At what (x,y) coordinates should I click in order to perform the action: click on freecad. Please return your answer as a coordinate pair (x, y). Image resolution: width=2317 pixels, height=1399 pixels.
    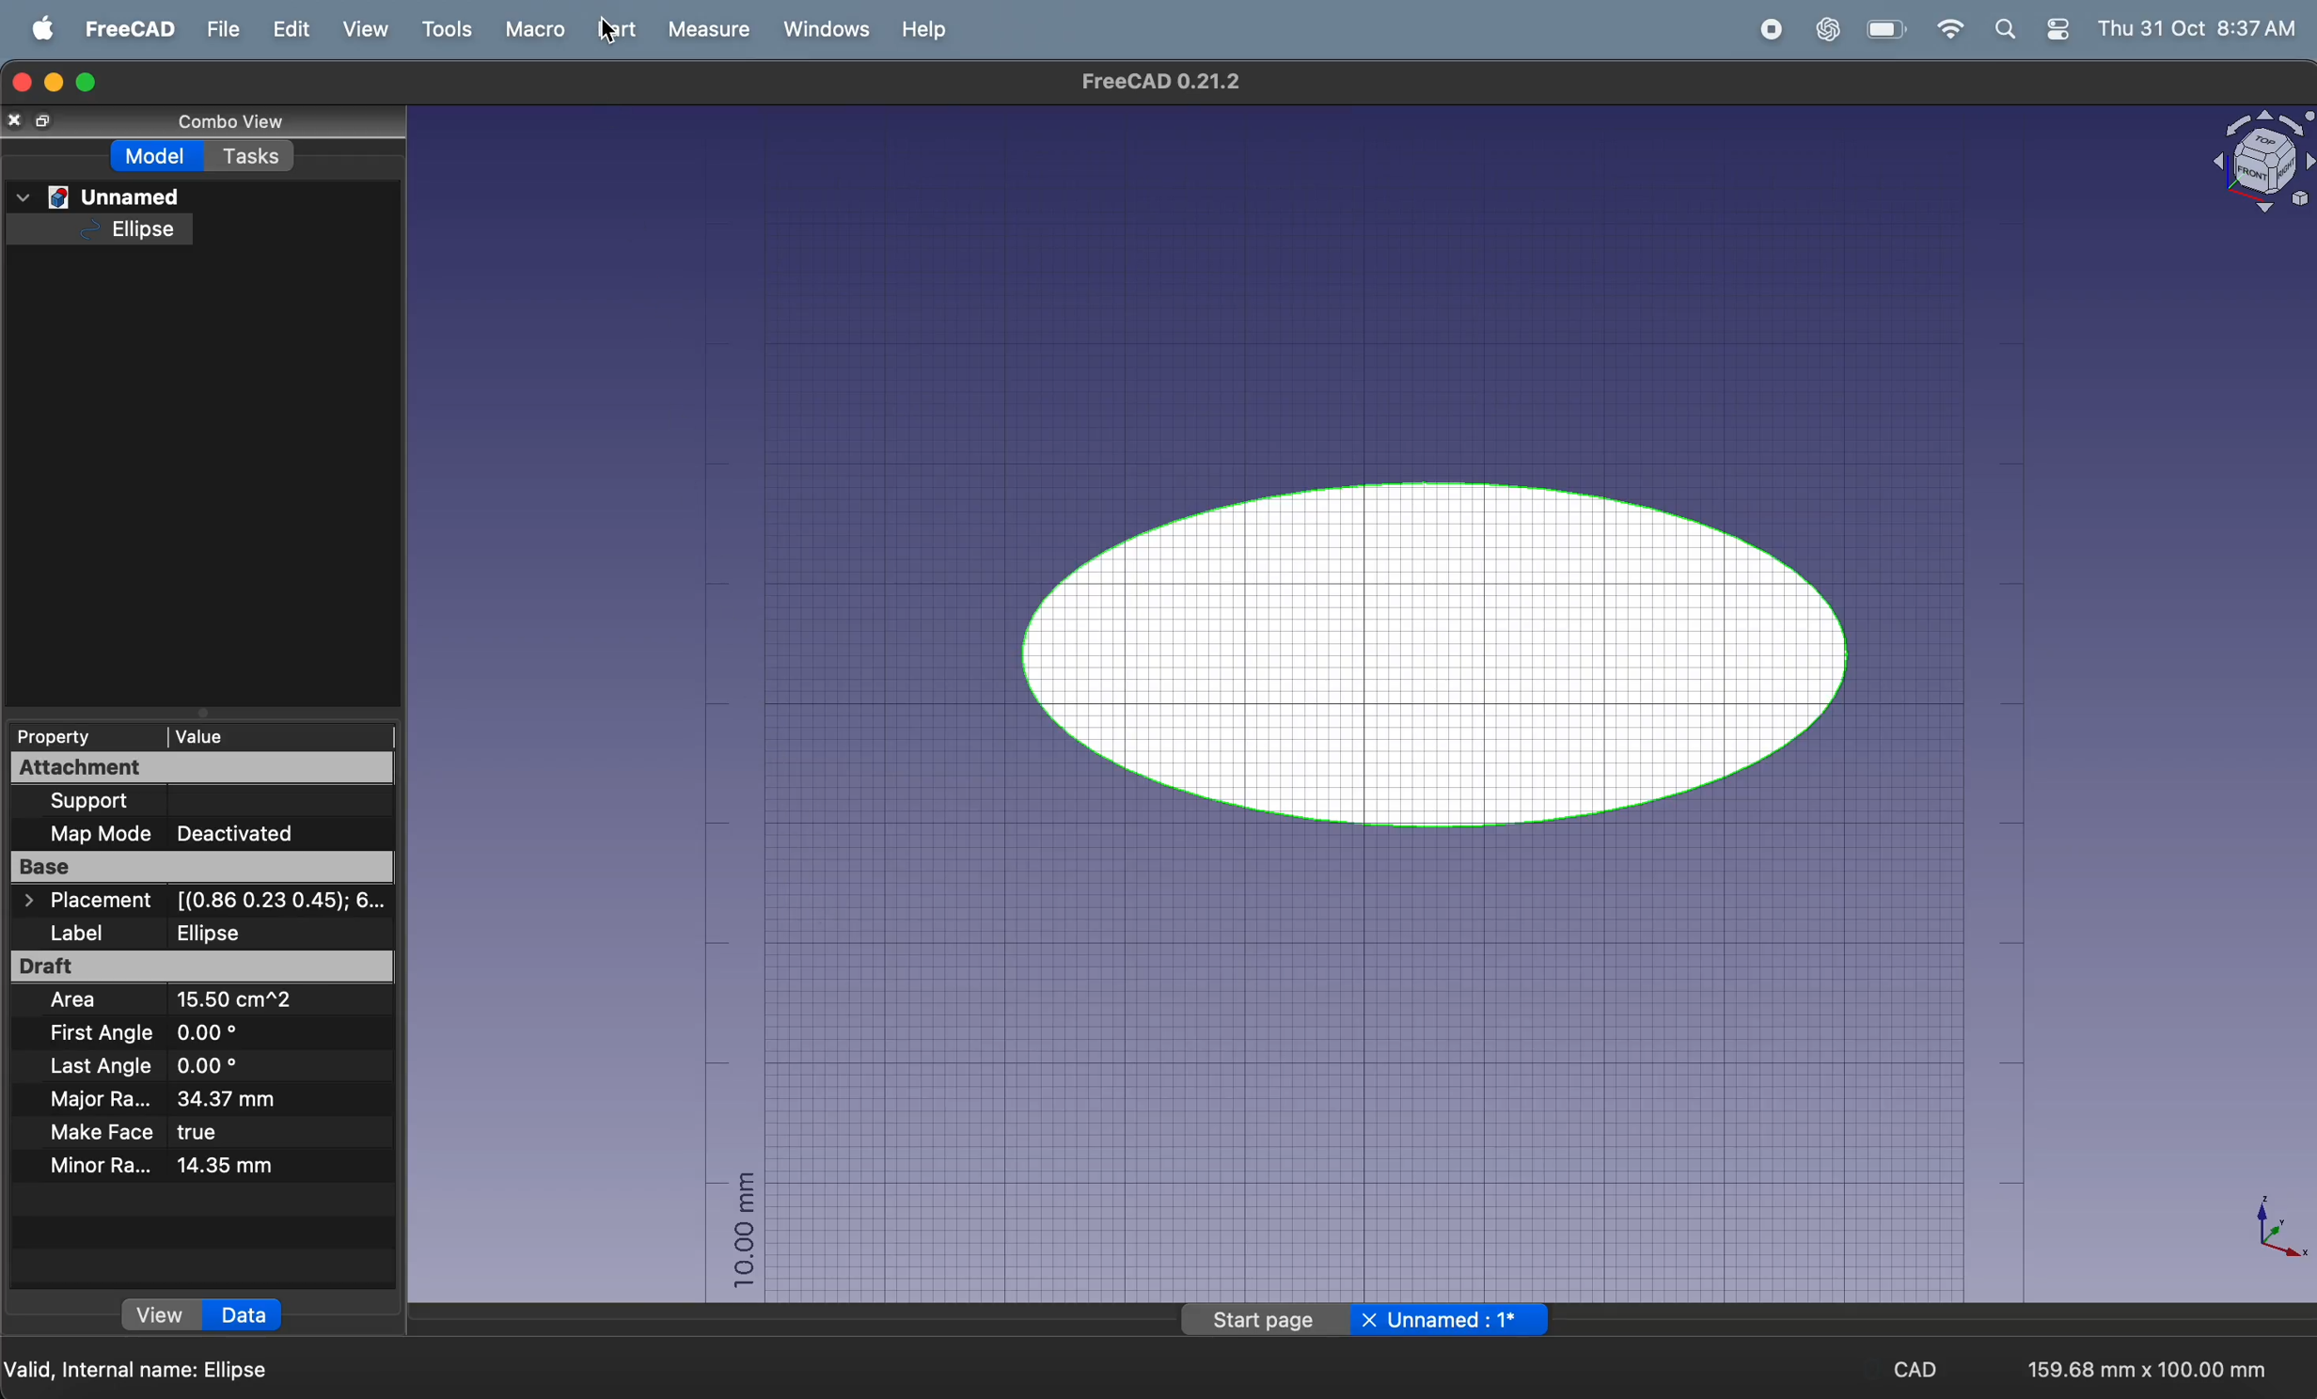
    Looking at the image, I should click on (123, 31).